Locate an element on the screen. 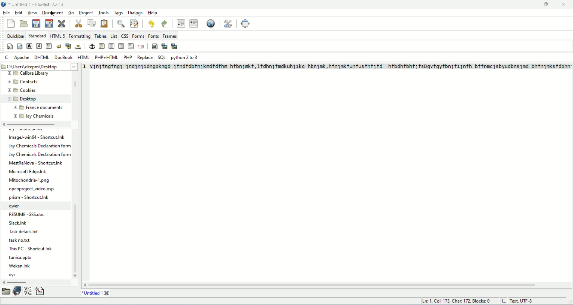 The height and width of the screenshot is (305, 573). ‘Wekan.Ink is located at coordinates (19, 266).